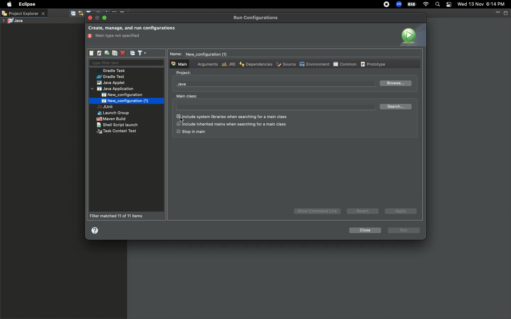 The image size is (511, 319). I want to click on Notification, so click(449, 5).